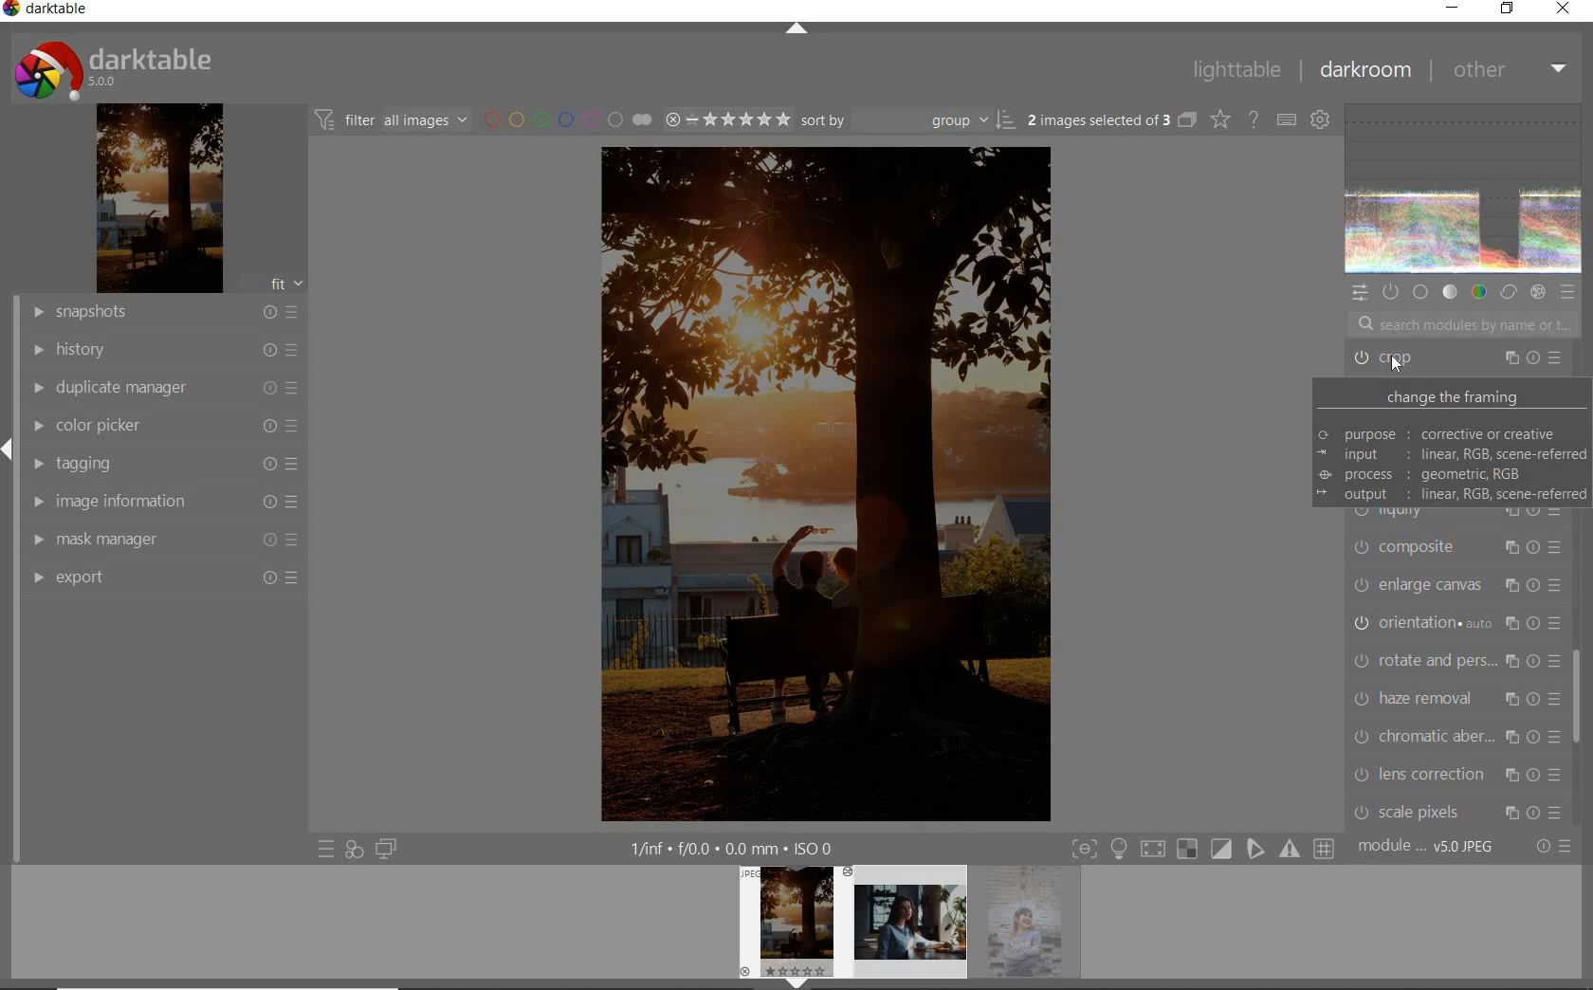  Describe the element at coordinates (355, 851) in the screenshot. I see `quick access for applying any of your style` at that location.